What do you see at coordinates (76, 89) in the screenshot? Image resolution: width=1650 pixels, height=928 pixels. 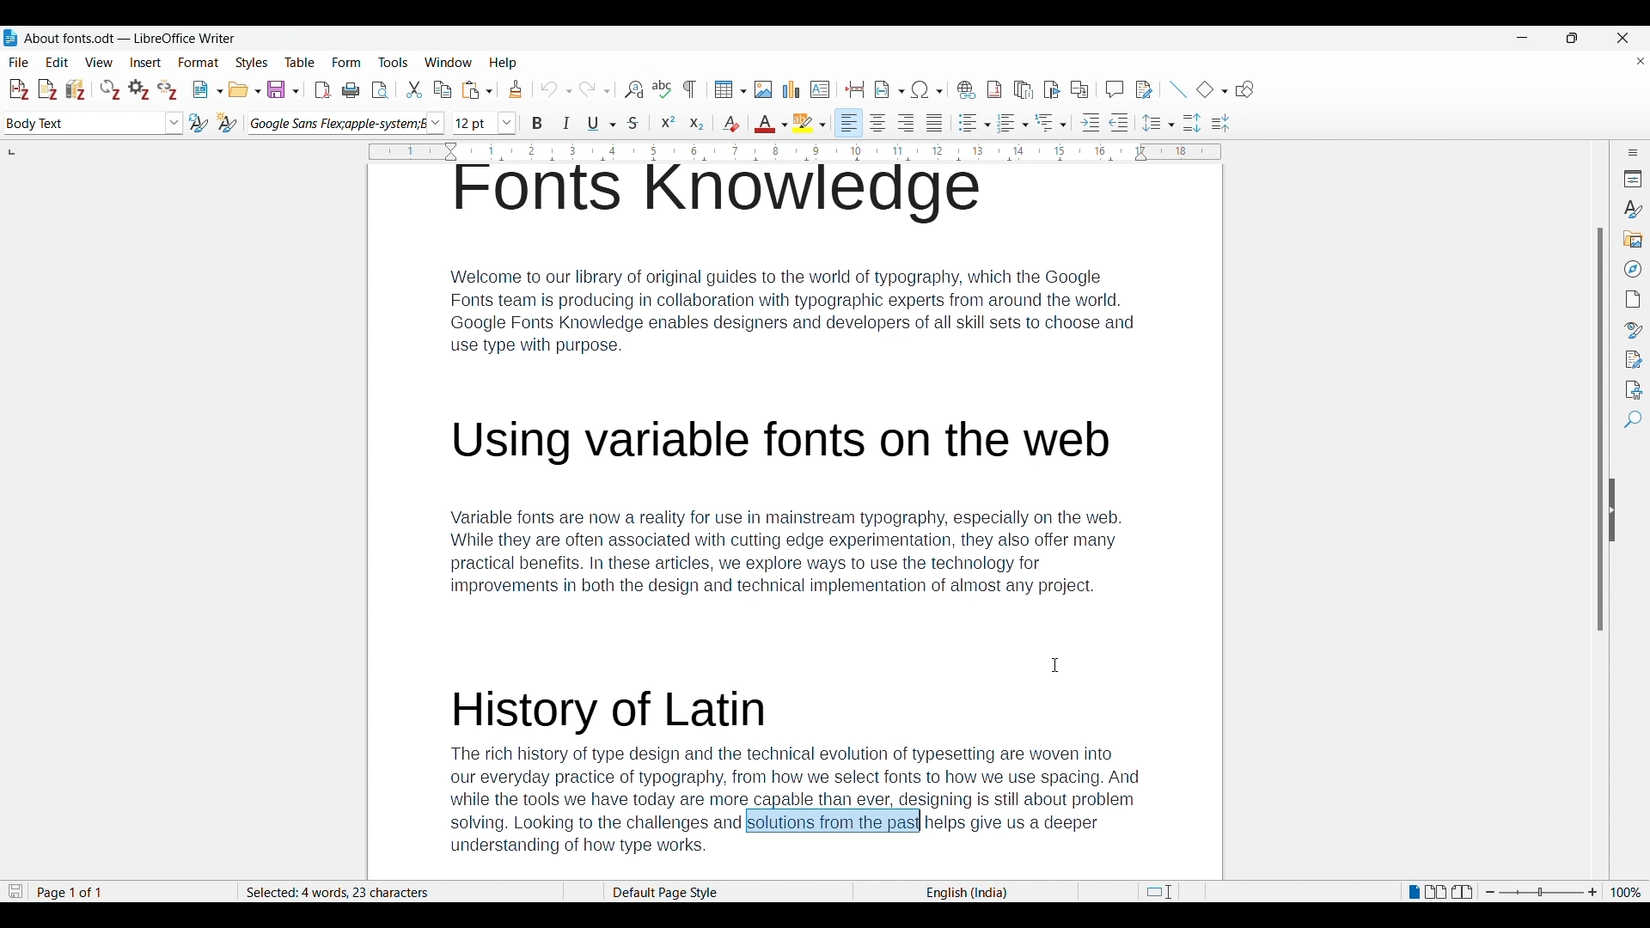 I see `Add/Edit Bibliography` at bounding box center [76, 89].